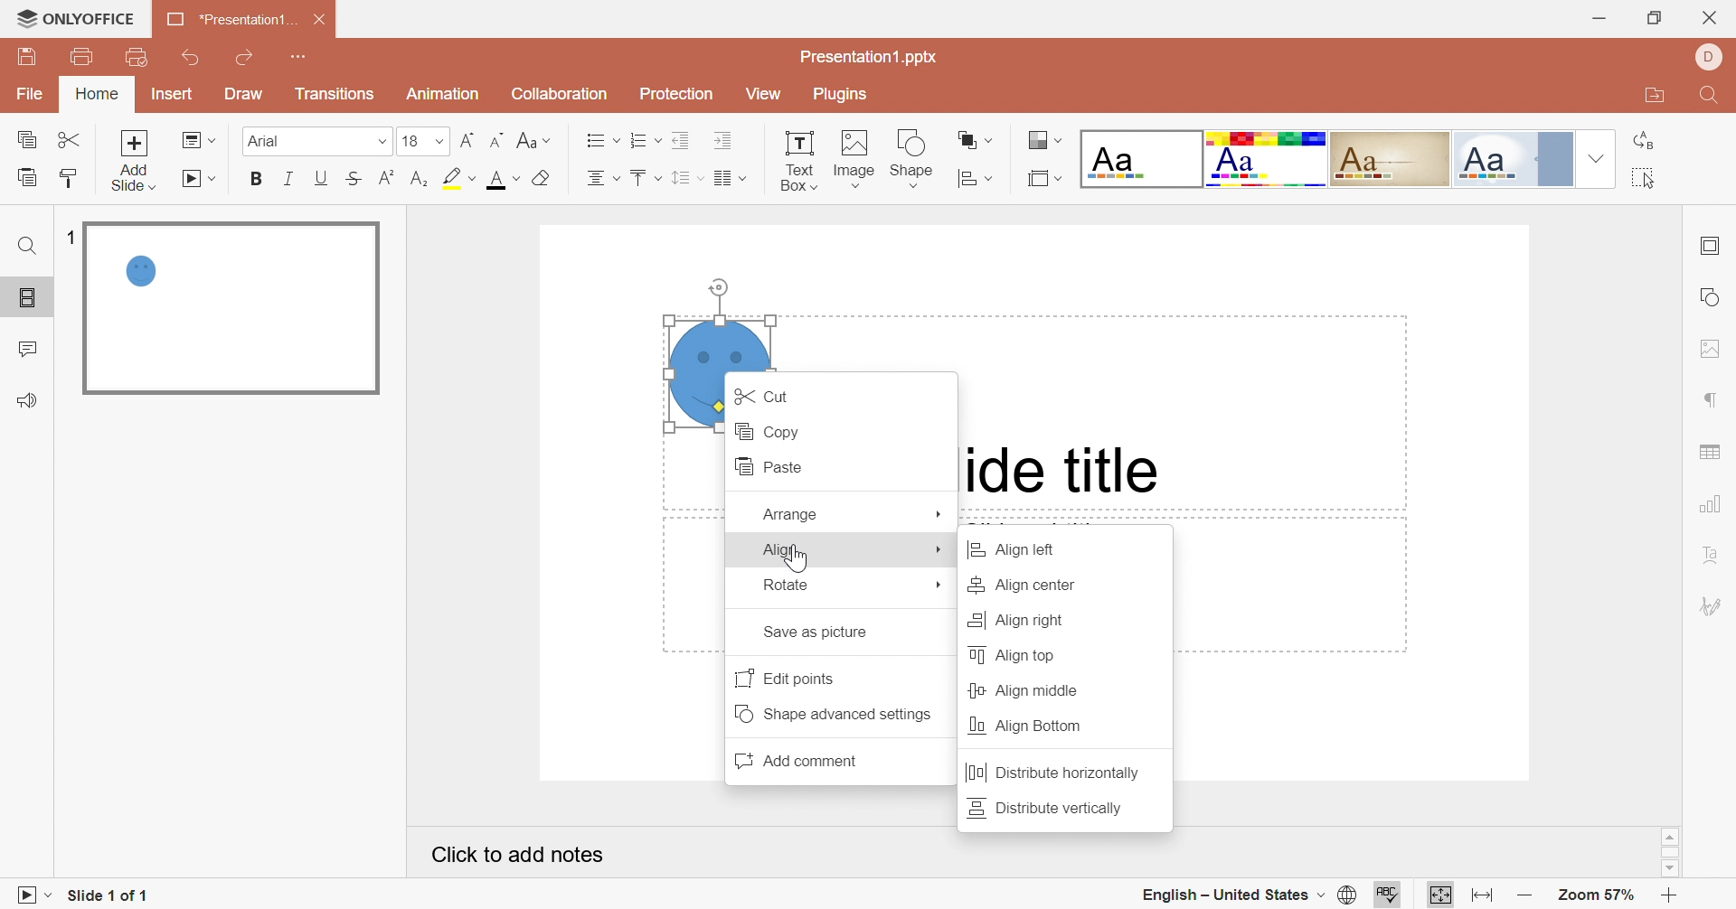  Describe the element at coordinates (939, 513) in the screenshot. I see `More` at that location.